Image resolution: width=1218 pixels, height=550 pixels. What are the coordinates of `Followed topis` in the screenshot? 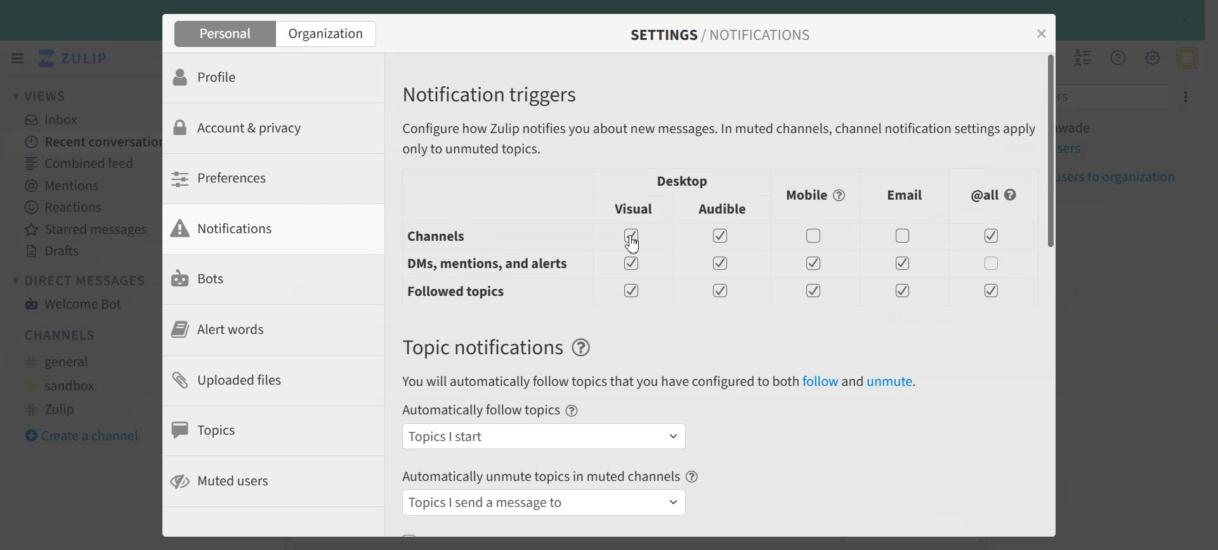 It's located at (459, 292).